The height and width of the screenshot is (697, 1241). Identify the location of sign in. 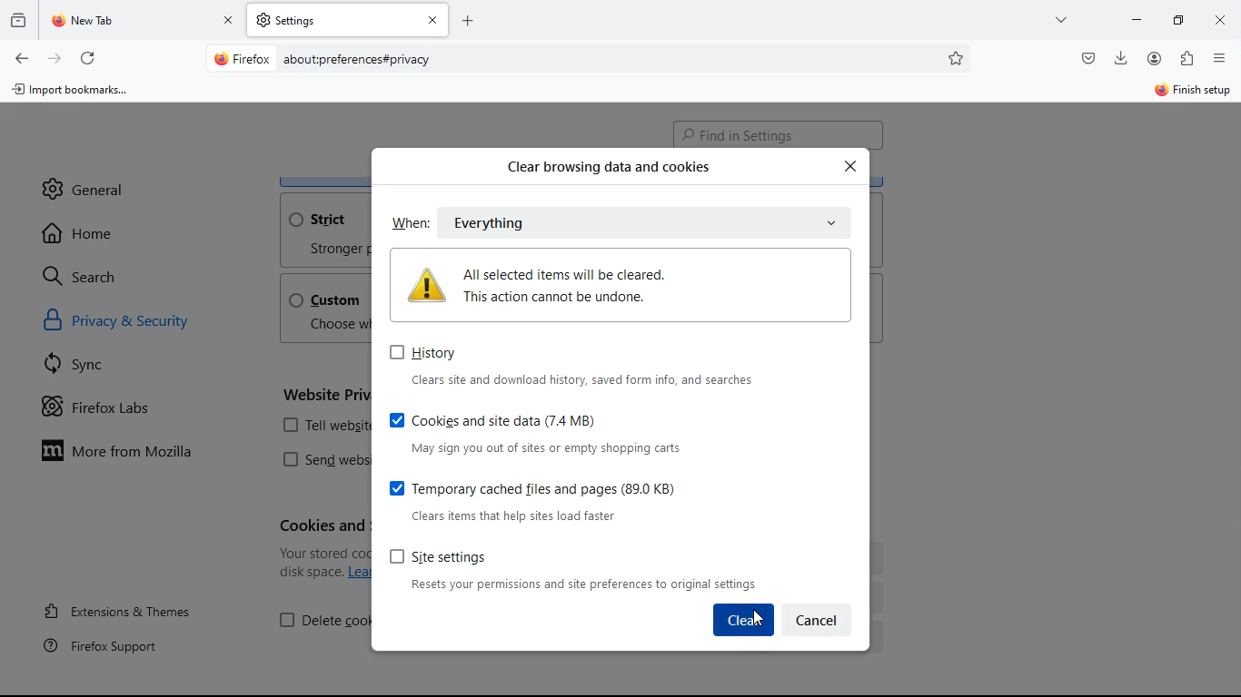
(1191, 92).